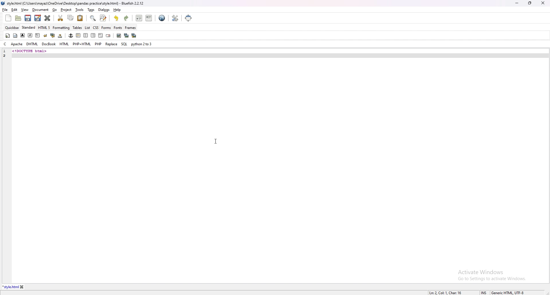 This screenshot has height=295, width=550. What do you see at coordinates (130, 28) in the screenshot?
I see `frames` at bounding box center [130, 28].